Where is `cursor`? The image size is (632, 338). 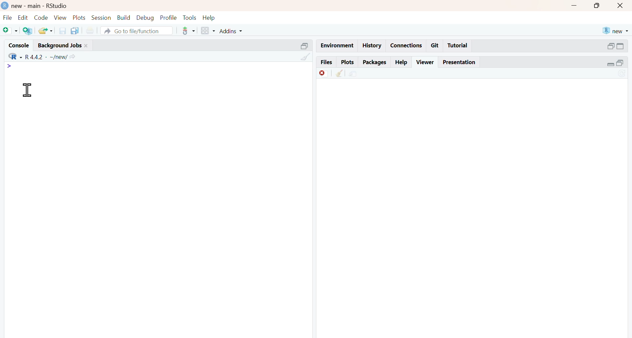
cursor is located at coordinates (29, 90).